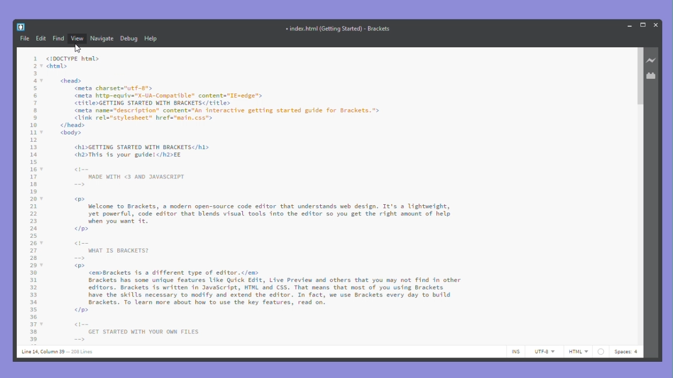  What do you see at coordinates (627, 351) in the screenshot?
I see `Spaces: 4` at bounding box center [627, 351].